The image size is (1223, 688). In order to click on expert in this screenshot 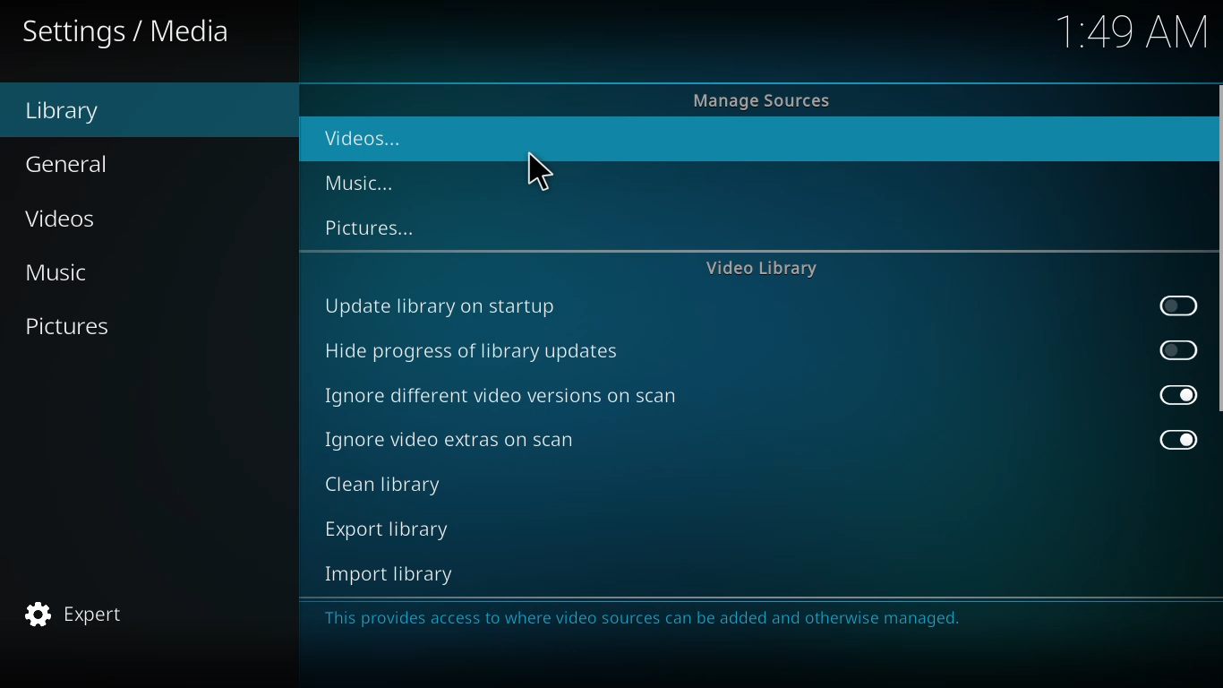, I will do `click(77, 614)`.